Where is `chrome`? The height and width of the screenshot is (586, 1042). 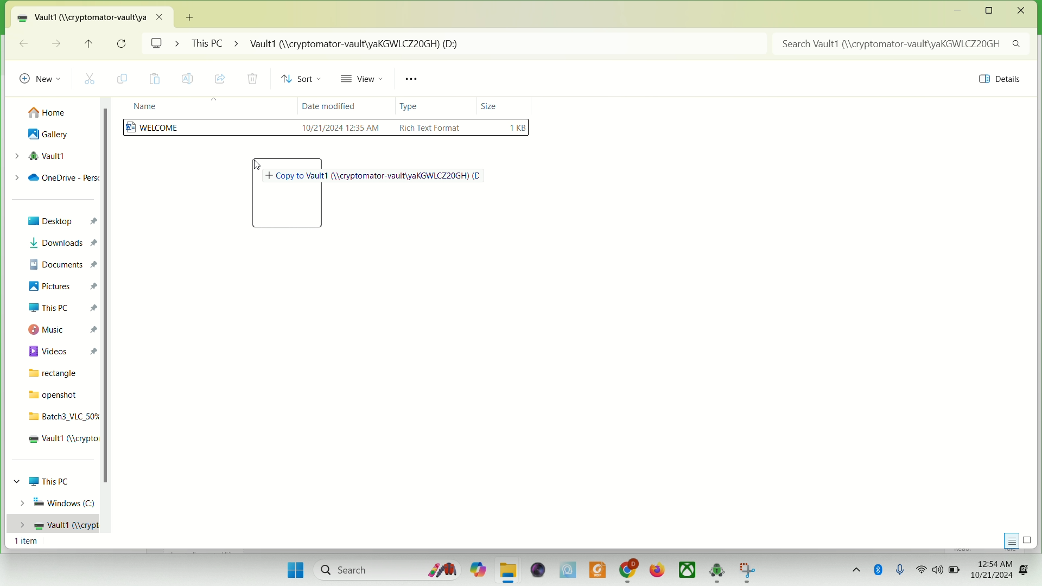 chrome is located at coordinates (628, 569).